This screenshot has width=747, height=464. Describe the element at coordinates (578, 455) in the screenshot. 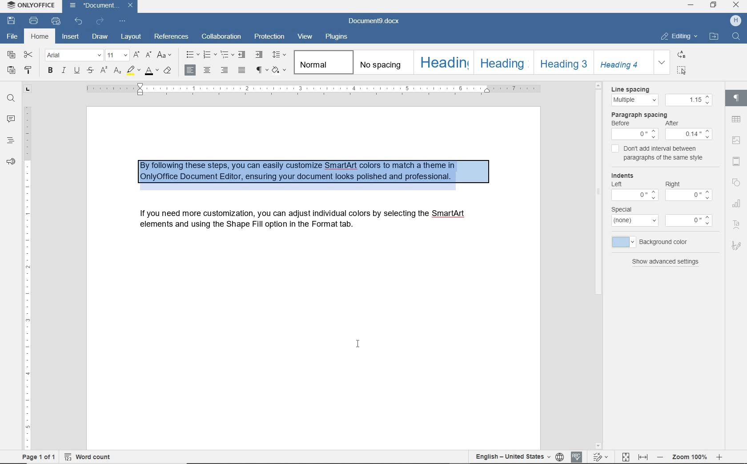

I see `spell checking` at that location.